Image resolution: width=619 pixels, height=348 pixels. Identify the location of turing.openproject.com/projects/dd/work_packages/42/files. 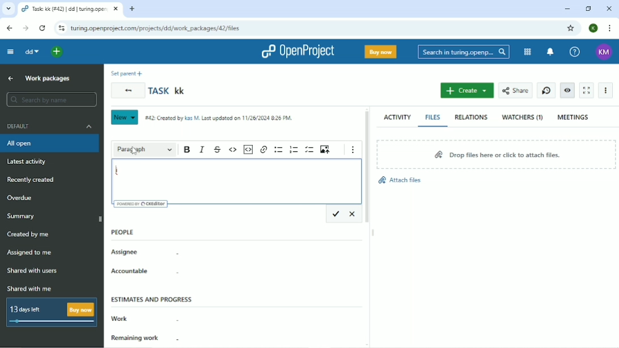
(156, 28).